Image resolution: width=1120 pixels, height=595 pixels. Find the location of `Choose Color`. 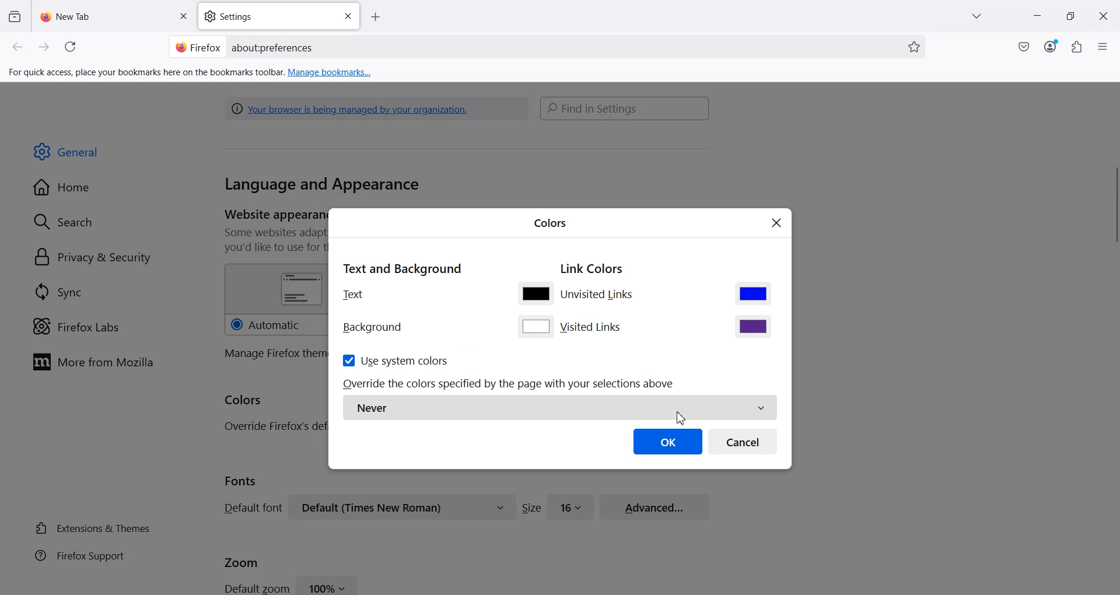

Choose Color is located at coordinates (753, 293).